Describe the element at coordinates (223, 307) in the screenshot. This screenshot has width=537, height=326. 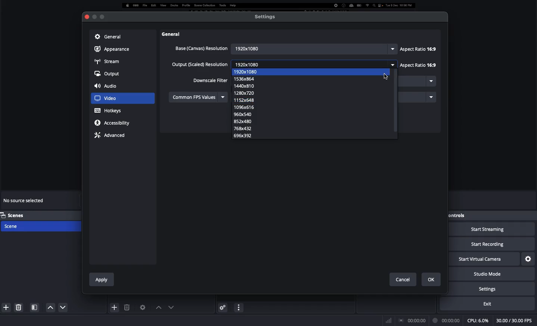
I see `Advanced audio preferences` at that location.